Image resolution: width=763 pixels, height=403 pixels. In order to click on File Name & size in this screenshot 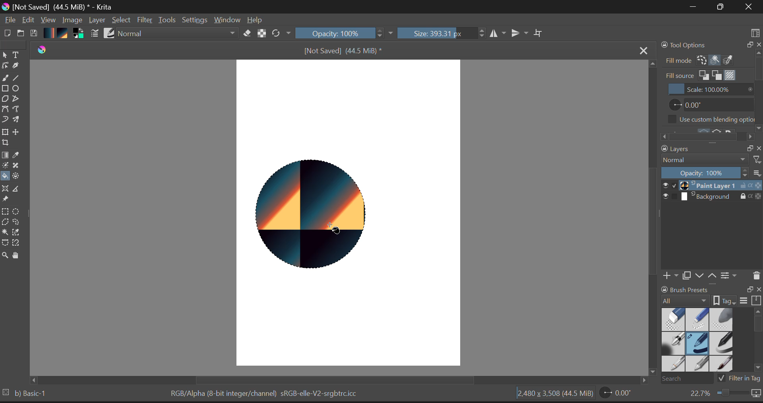, I will do `click(343, 50)`.